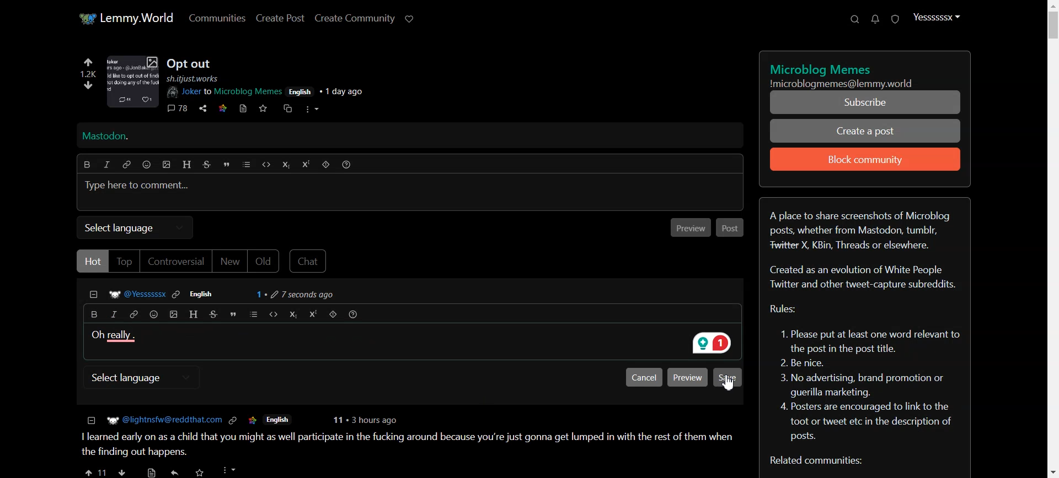  I want to click on Code, so click(271, 314).